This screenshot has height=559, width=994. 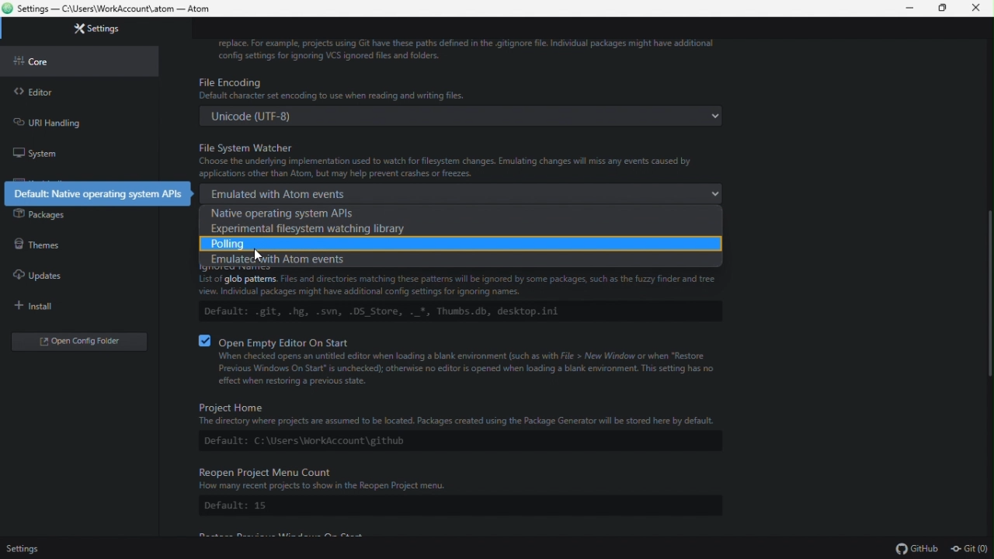 I want to click on B Oven Empty Editor On Start, so click(x=273, y=339).